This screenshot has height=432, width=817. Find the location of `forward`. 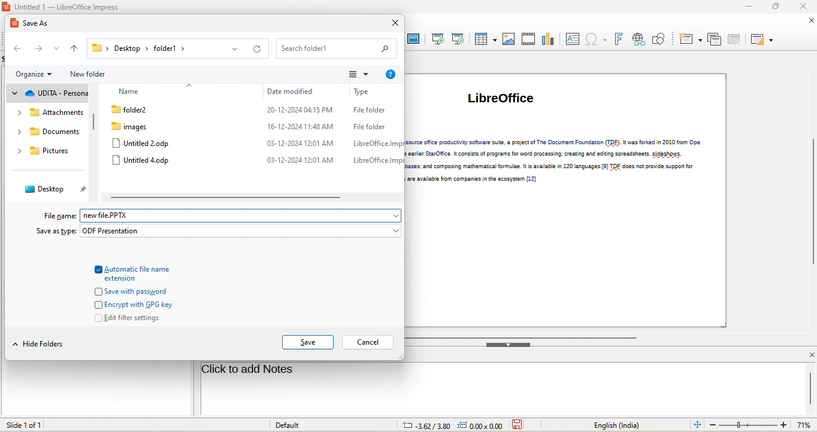

forward is located at coordinates (37, 48).